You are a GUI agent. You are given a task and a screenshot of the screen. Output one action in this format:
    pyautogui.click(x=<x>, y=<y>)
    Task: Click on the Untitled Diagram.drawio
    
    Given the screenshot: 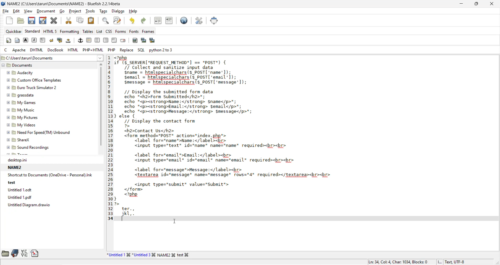 What is the action you would take?
    pyautogui.click(x=33, y=207)
    